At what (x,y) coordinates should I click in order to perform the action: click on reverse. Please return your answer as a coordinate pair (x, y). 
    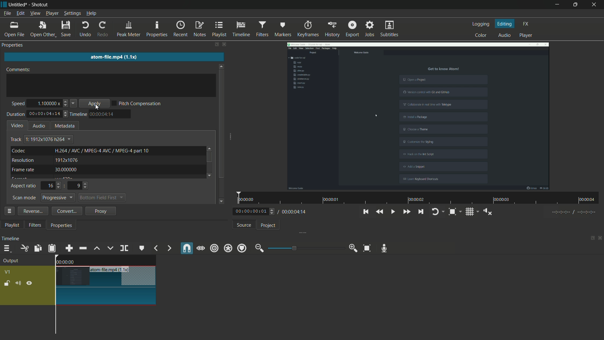
    Looking at the image, I should click on (32, 211).